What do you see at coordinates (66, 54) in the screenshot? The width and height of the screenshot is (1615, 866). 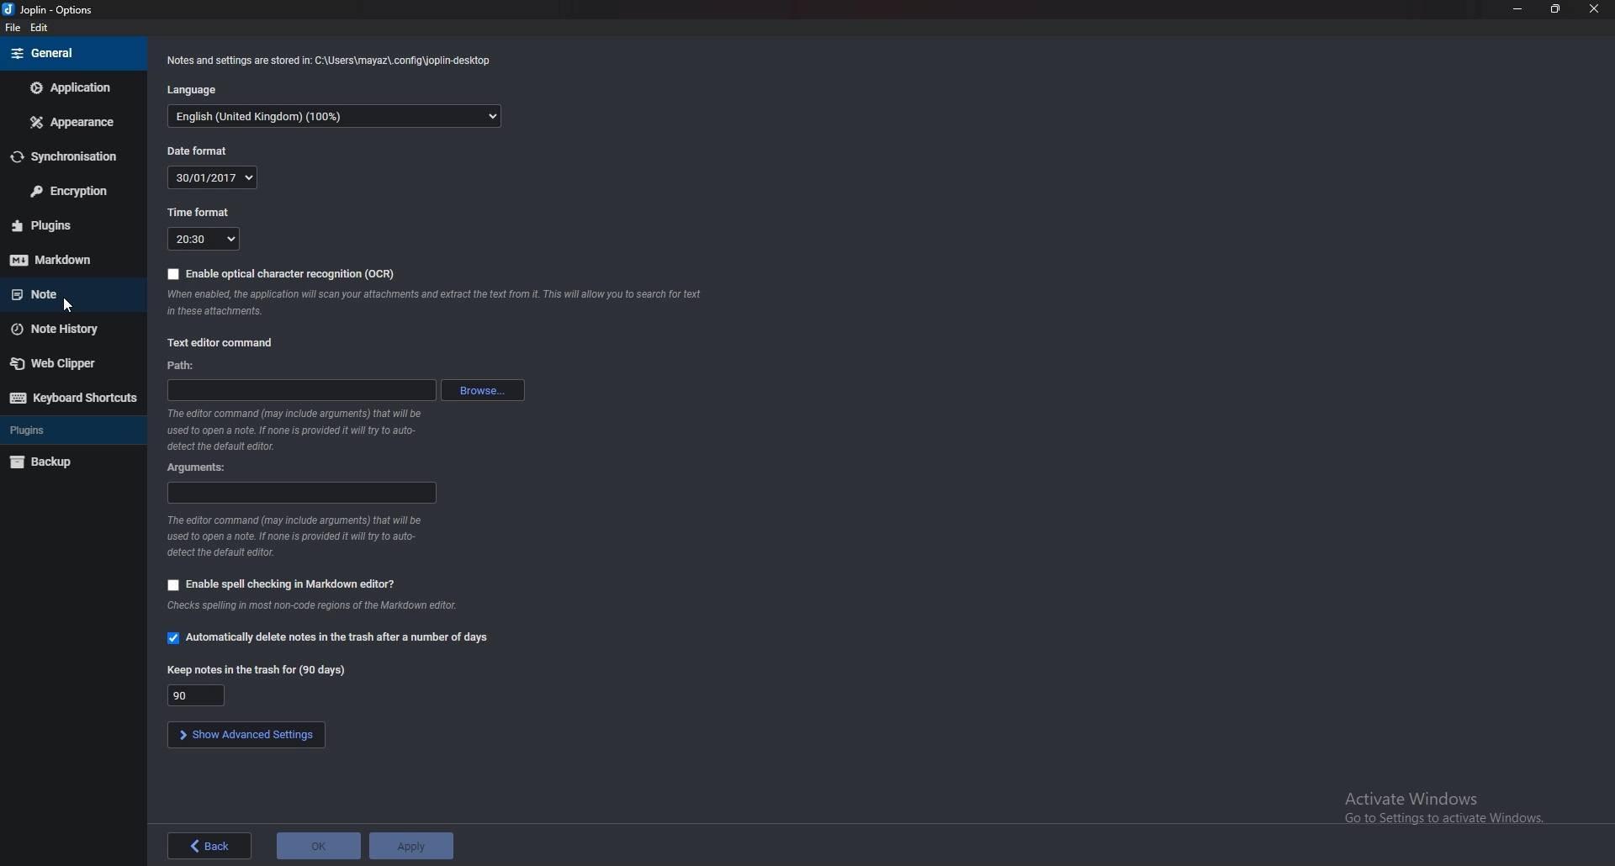 I see `General` at bounding box center [66, 54].